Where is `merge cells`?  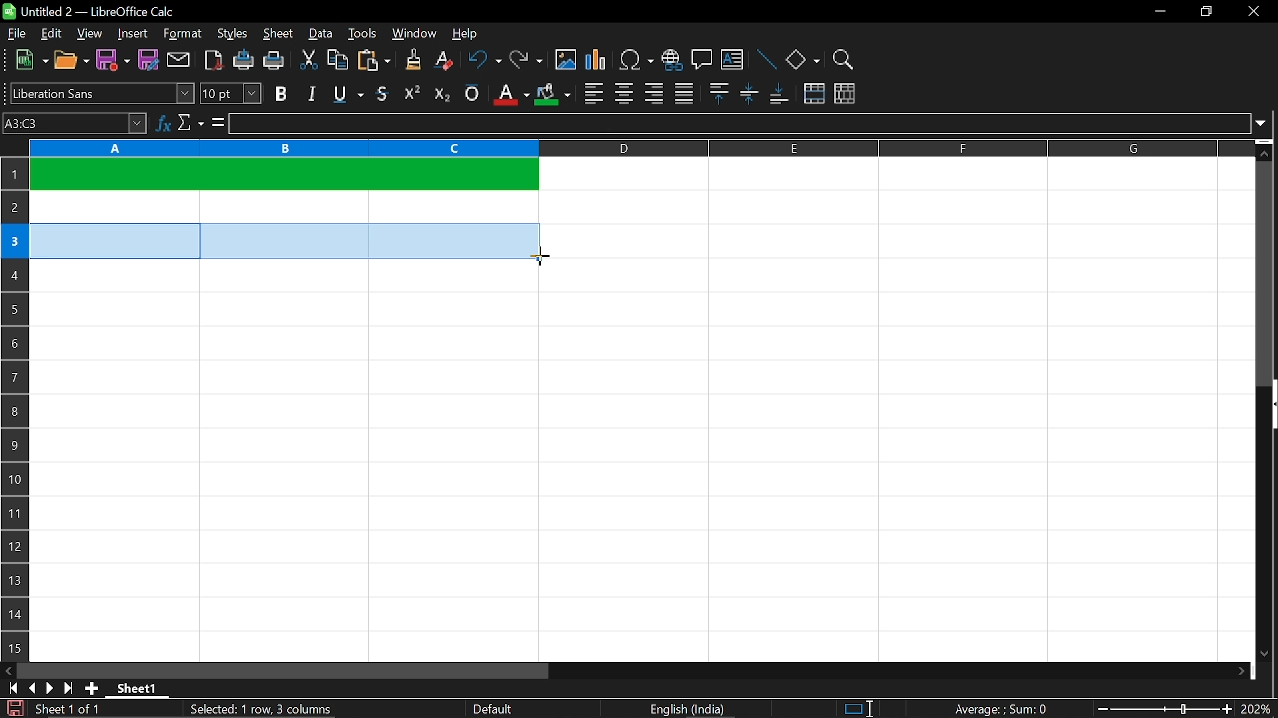 merge cells is located at coordinates (814, 94).